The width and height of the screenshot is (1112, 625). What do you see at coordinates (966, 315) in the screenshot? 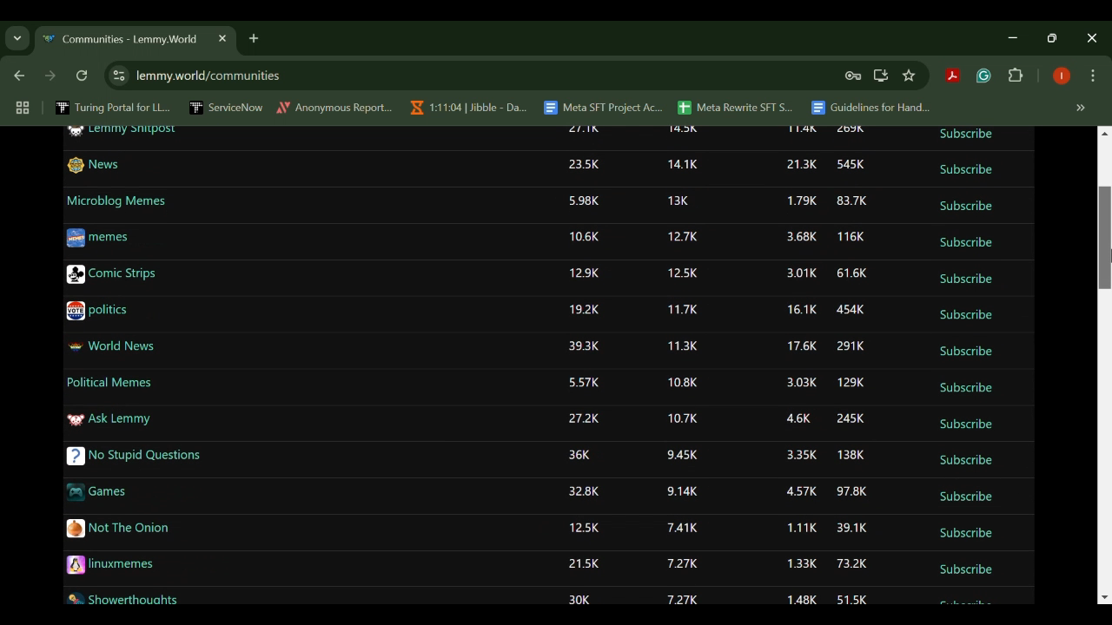
I see `Subscribe` at bounding box center [966, 315].